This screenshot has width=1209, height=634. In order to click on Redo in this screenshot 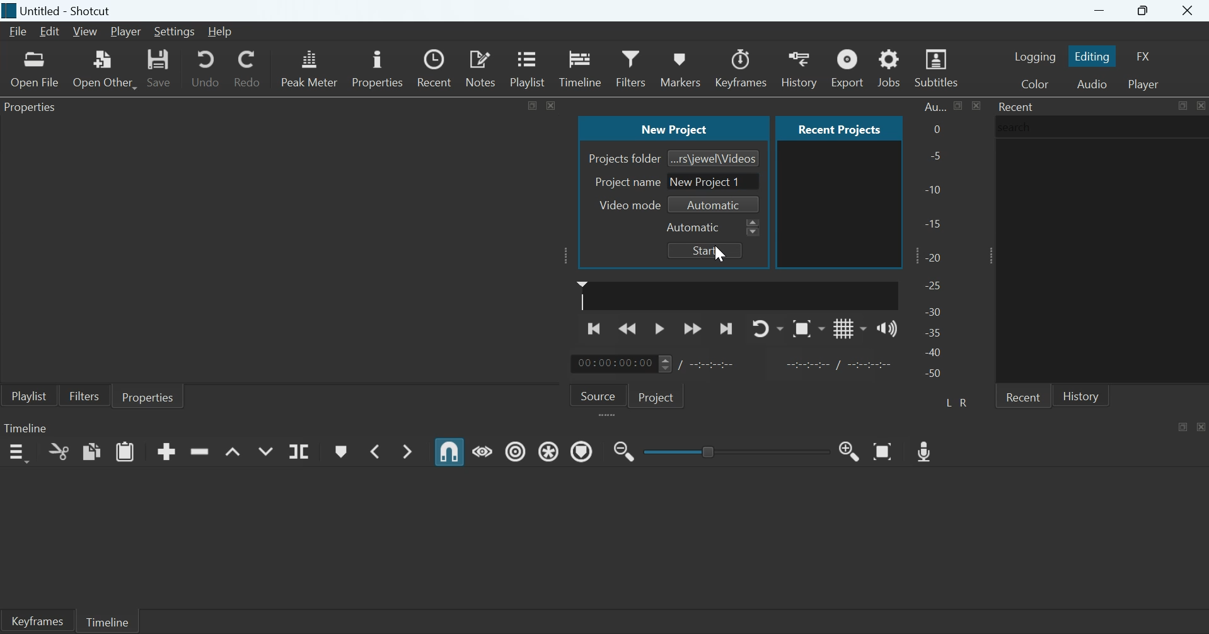, I will do `click(246, 66)`.